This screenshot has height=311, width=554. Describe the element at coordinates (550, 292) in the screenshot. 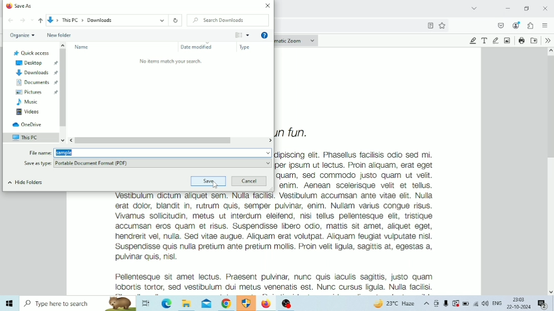

I see `Scroll down` at that location.